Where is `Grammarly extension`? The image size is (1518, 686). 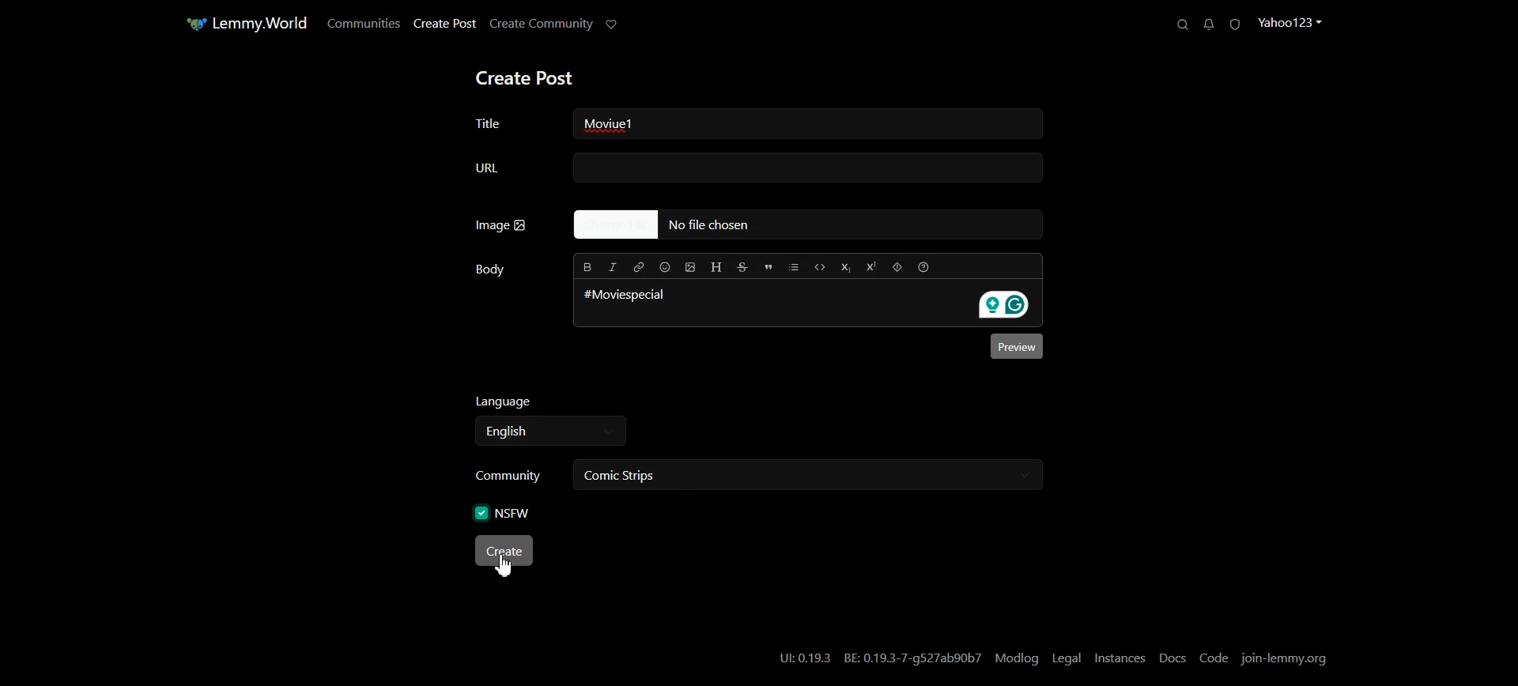 Grammarly extension is located at coordinates (1006, 306).